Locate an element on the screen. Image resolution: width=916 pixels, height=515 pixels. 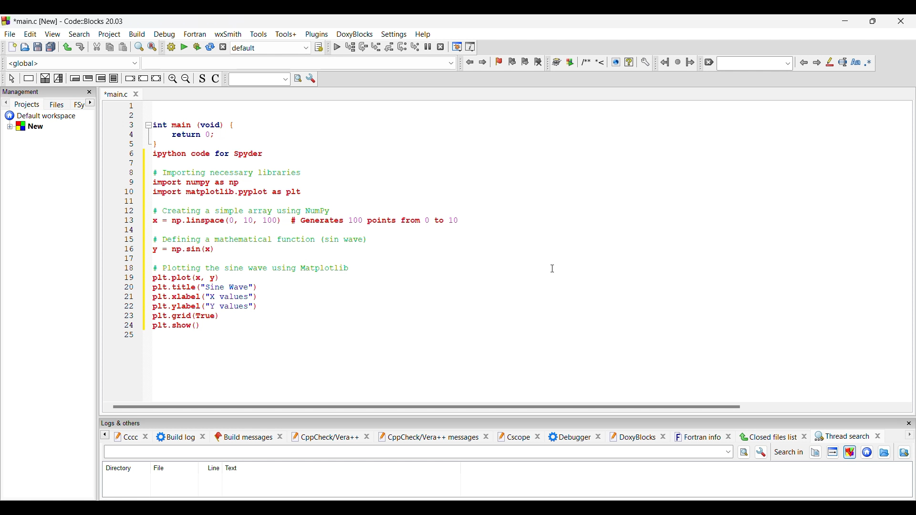
Copy is located at coordinates (110, 47).